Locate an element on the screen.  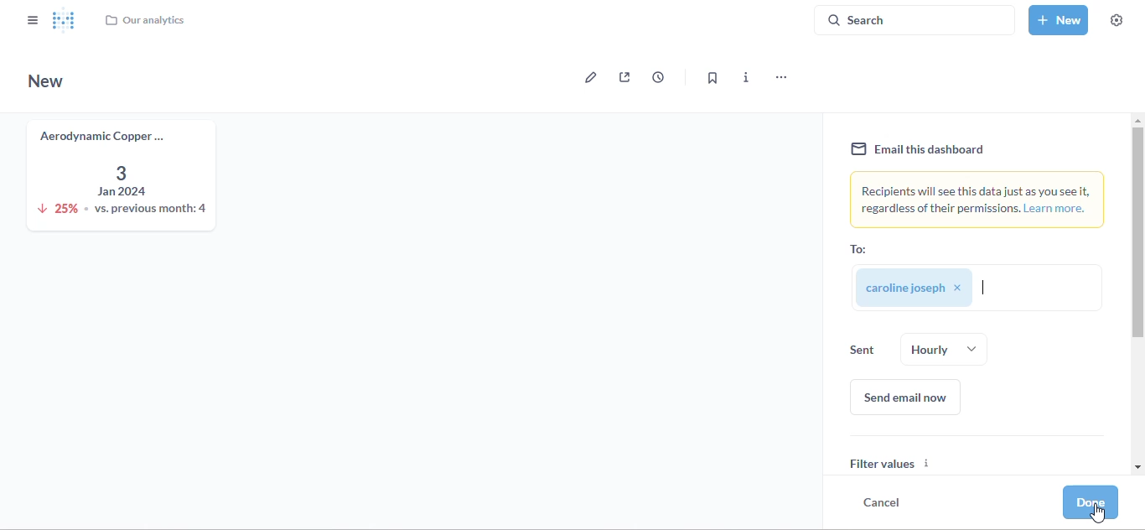
sharing is located at coordinates (624, 77).